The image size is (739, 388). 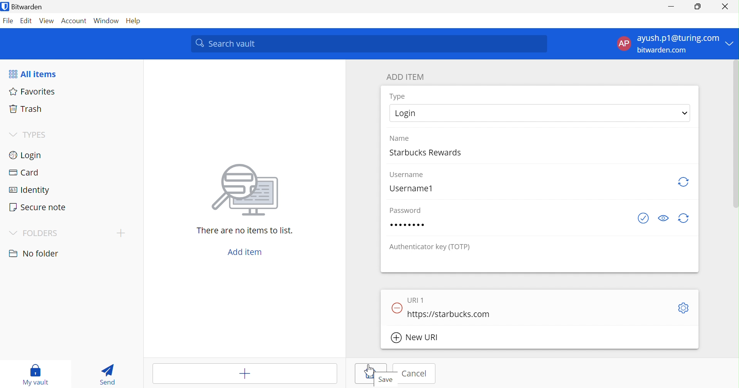 What do you see at coordinates (428, 151) in the screenshot?
I see `Starbucks Rewards` at bounding box center [428, 151].